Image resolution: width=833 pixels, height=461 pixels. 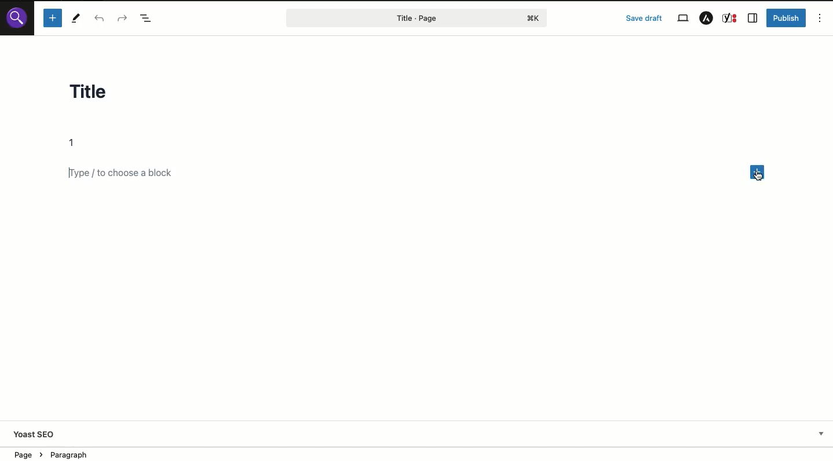 I want to click on Astar, so click(x=706, y=19).